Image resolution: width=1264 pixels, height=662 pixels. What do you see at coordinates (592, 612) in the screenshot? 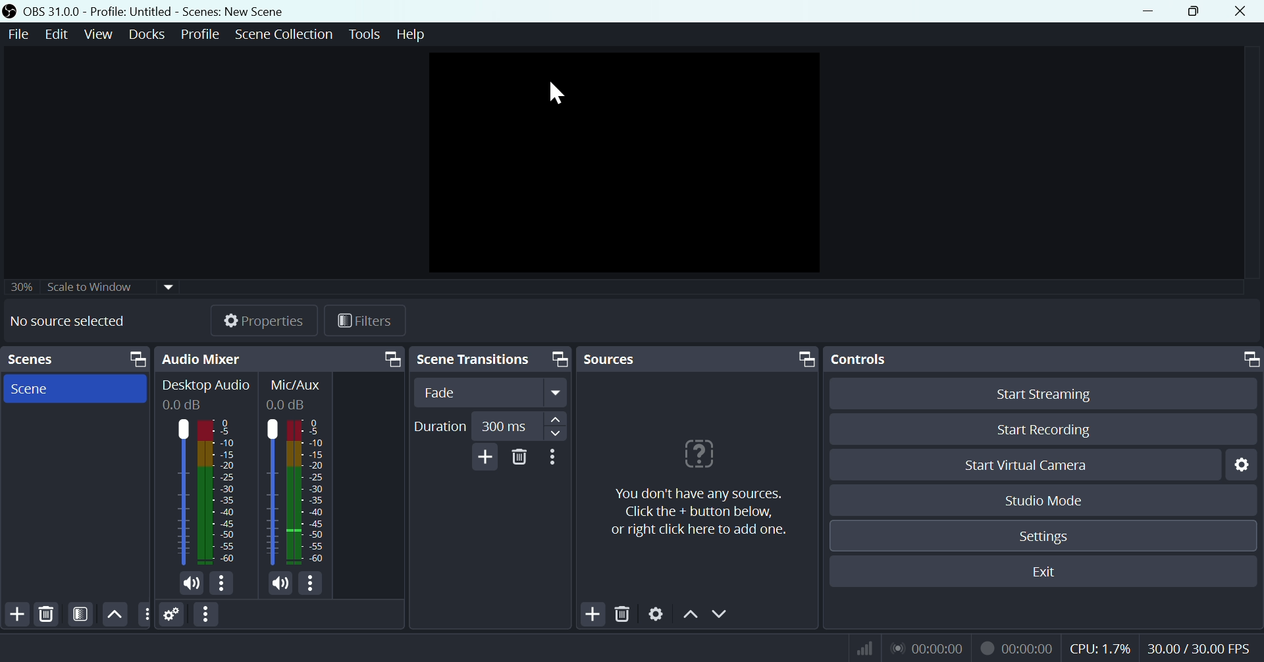
I see `Add` at bounding box center [592, 612].